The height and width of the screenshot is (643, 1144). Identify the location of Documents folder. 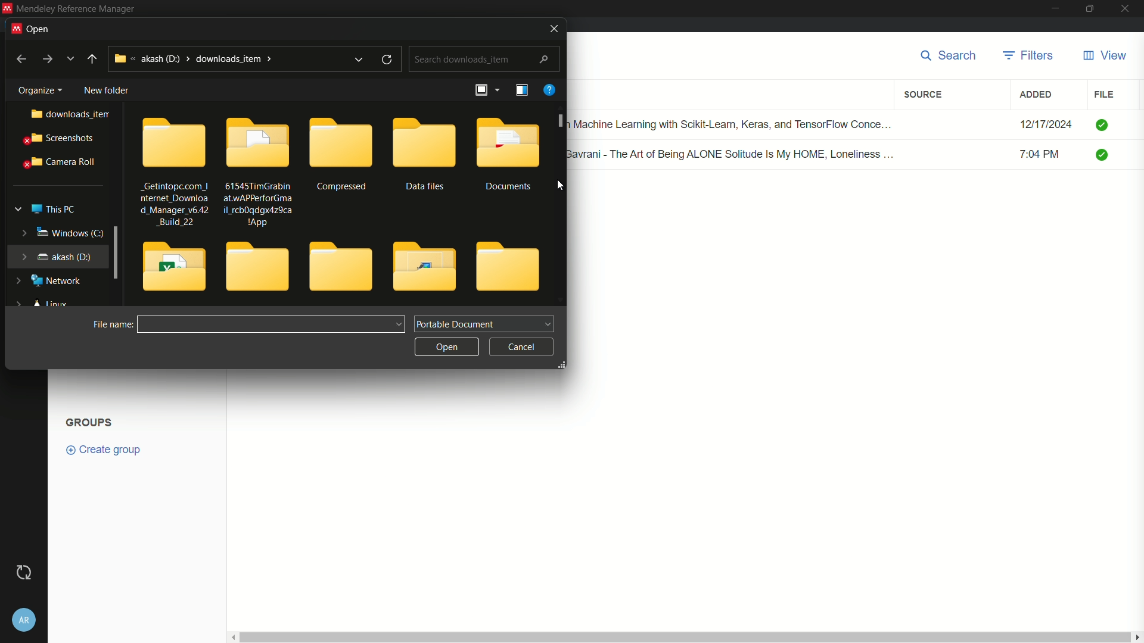
(507, 155).